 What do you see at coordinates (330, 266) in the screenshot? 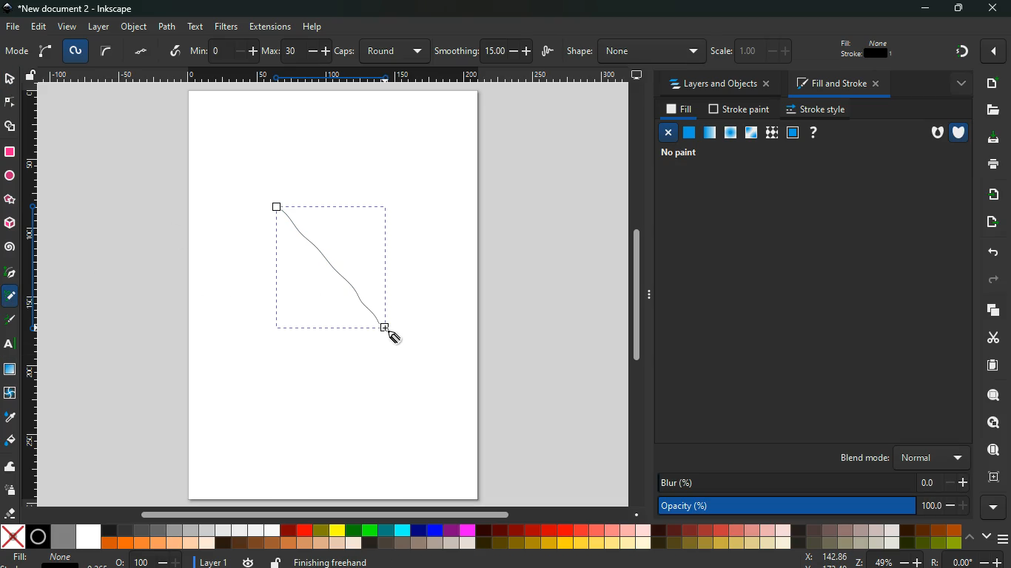
I see `Freehand Line Drawn` at bounding box center [330, 266].